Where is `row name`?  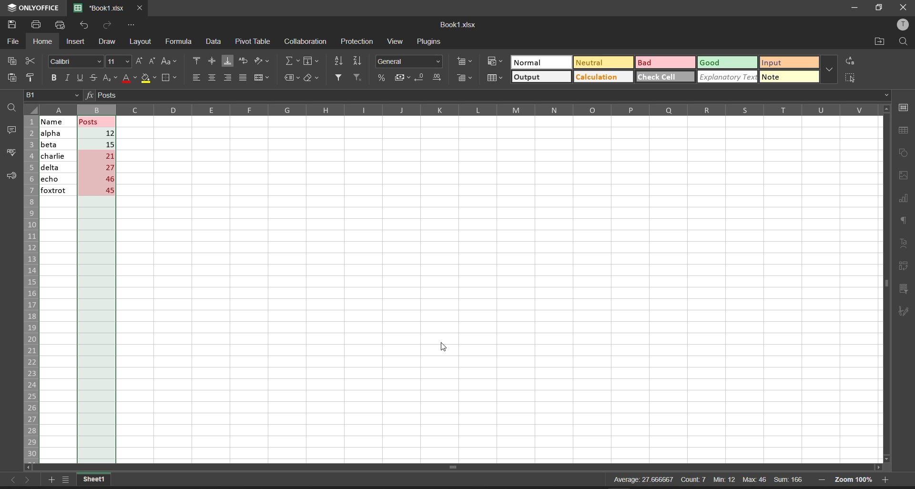 row name is located at coordinates (32, 286).